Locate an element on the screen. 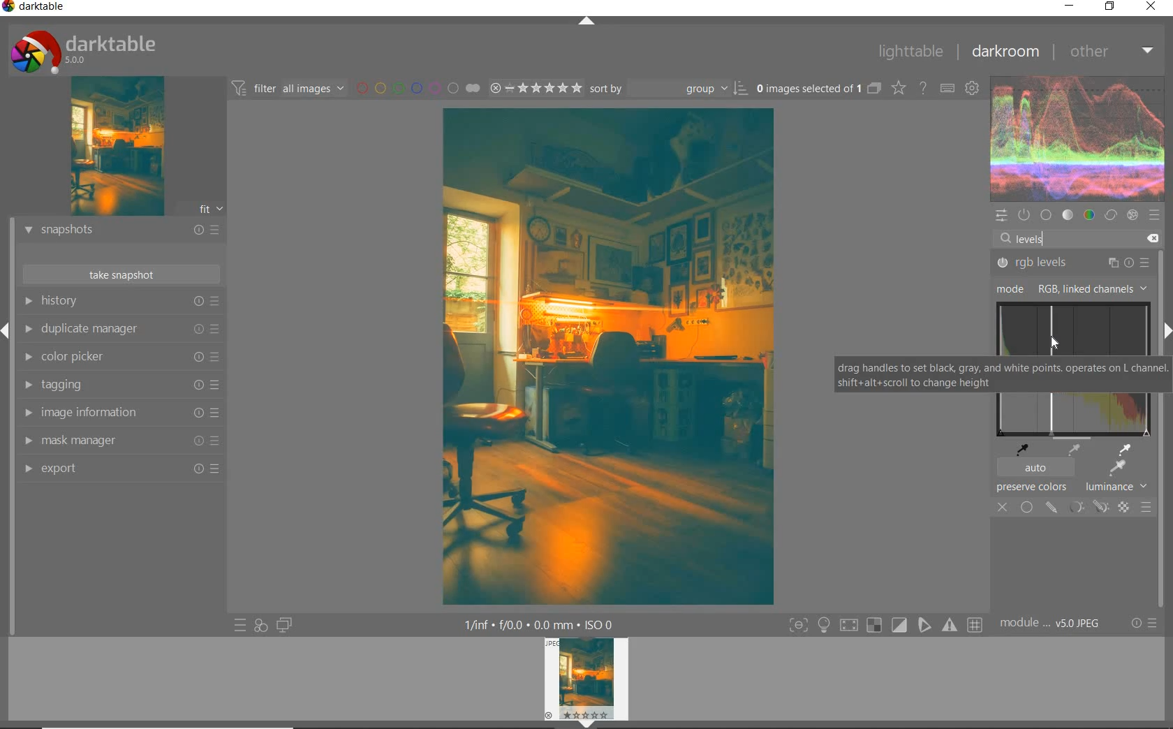  snapshots is located at coordinates (121, 232).